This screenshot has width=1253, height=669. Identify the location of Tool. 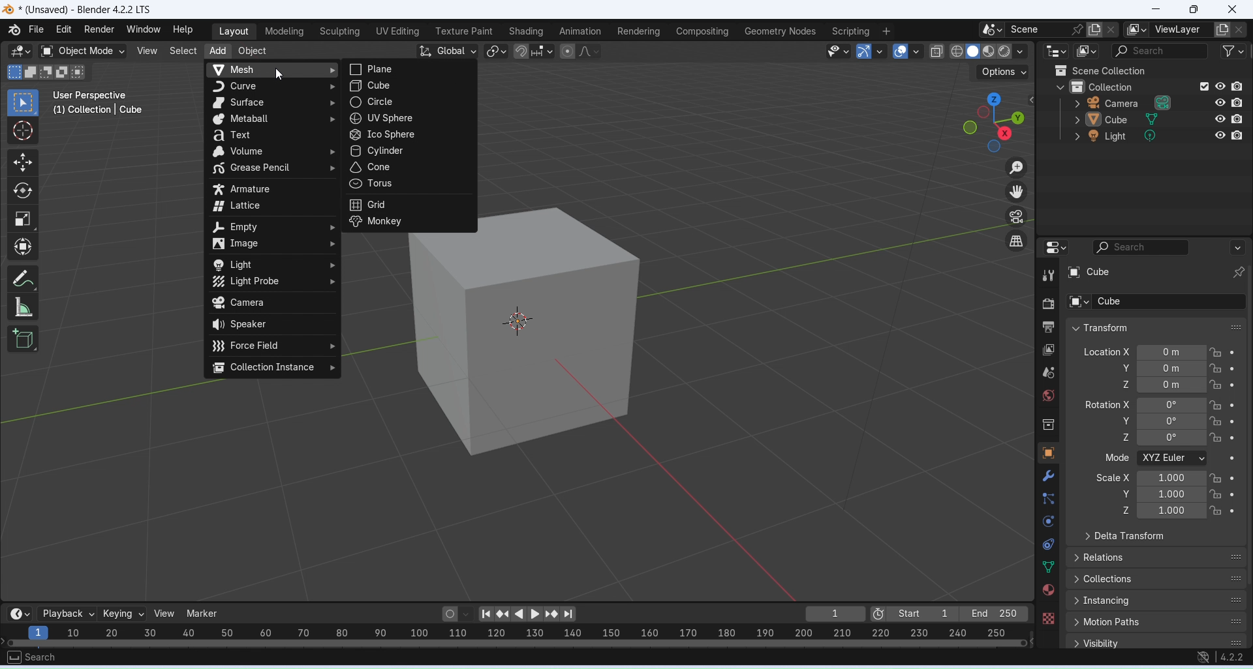
(1047, 275).